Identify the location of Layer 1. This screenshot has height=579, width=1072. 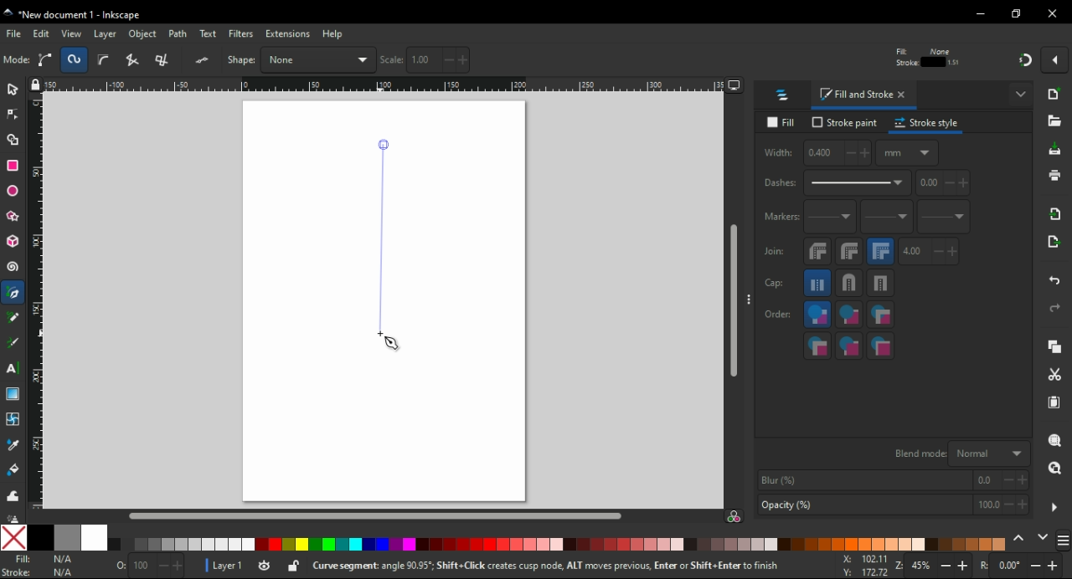
(230, 567).